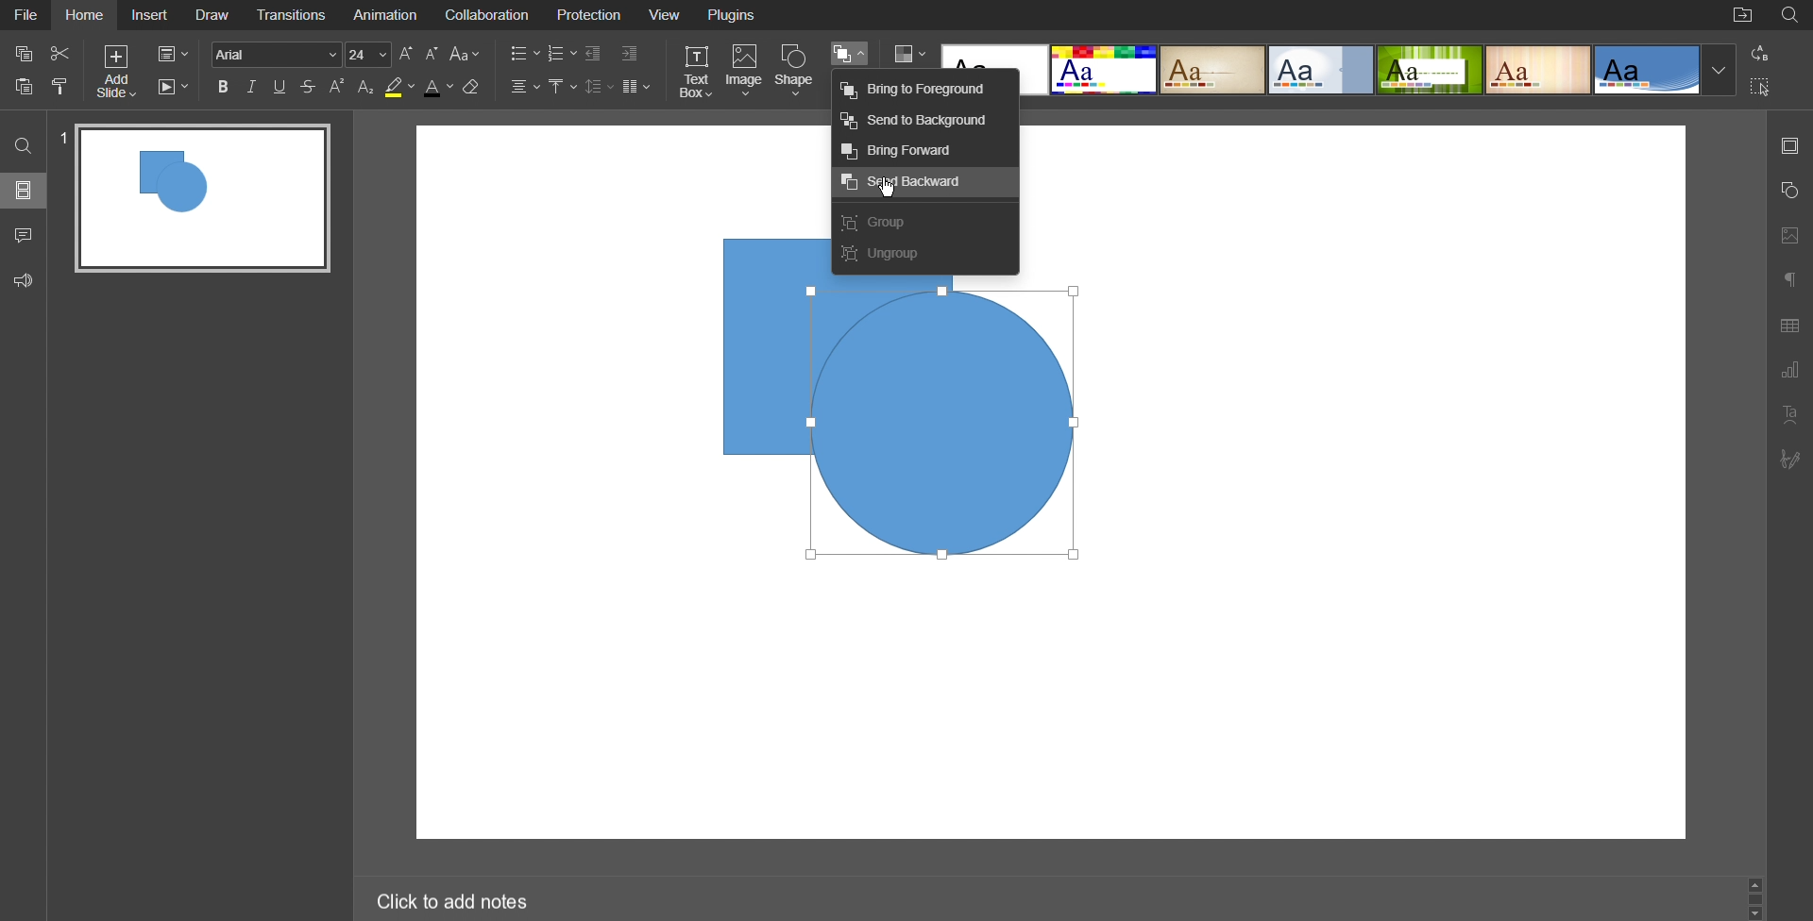 The height and width of the screenshot is (921, 1813). What do you see at coordinates (1537, 69) in the screenshot?
I see `Lines` at bounding box center [1537, 69].